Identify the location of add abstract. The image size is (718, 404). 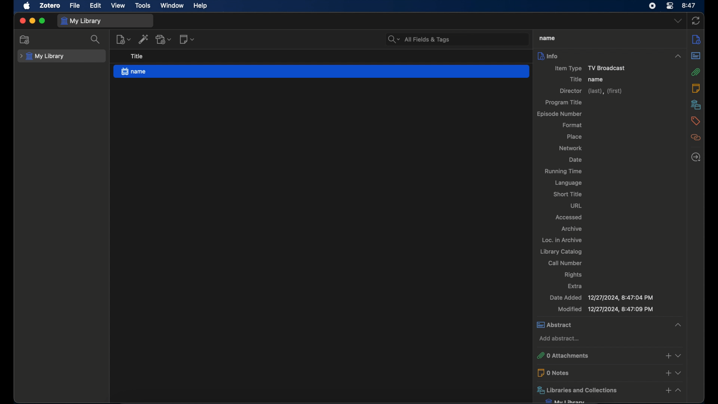
(559, 339).